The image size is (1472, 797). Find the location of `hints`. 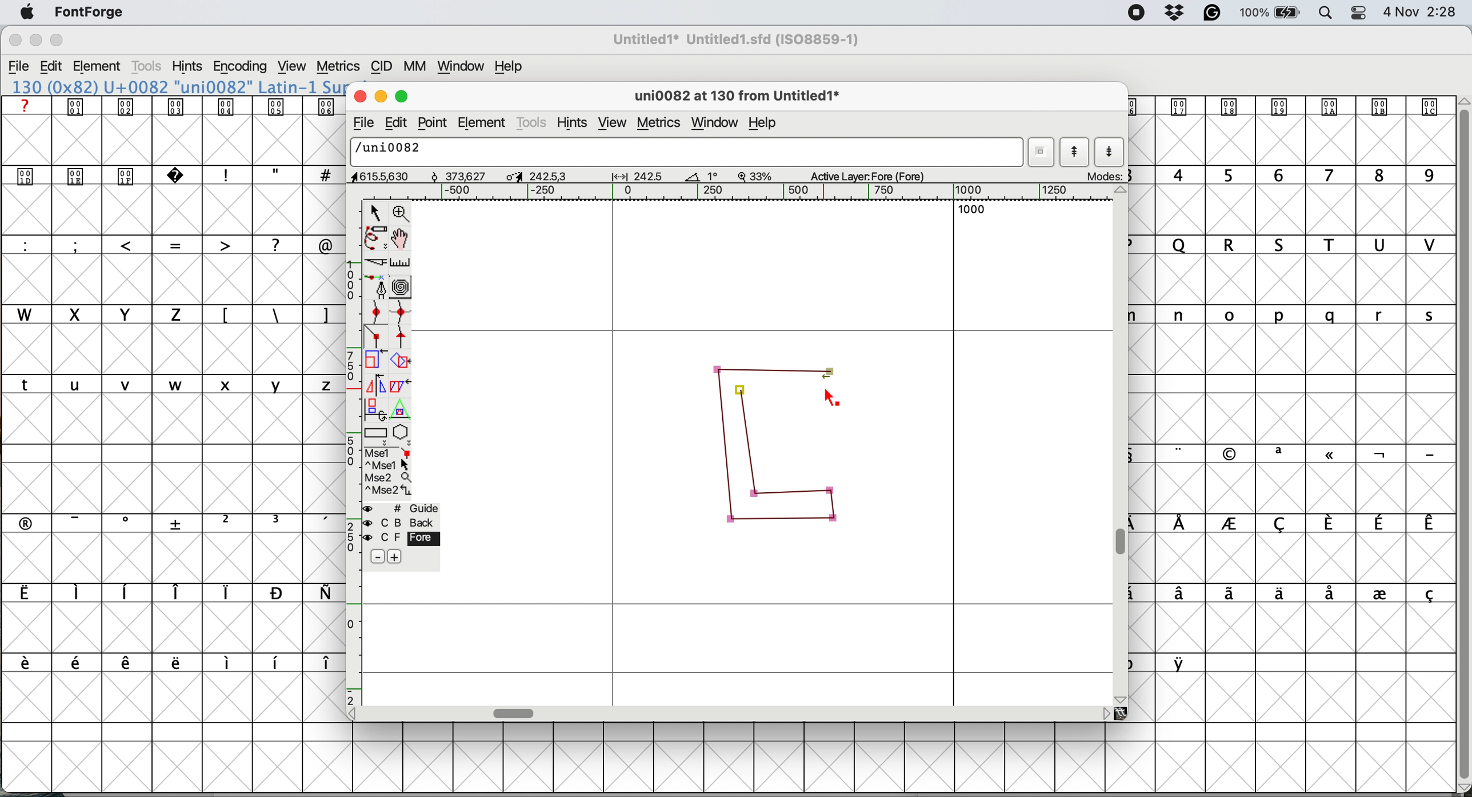

hints is located at coordinates (187, 66).